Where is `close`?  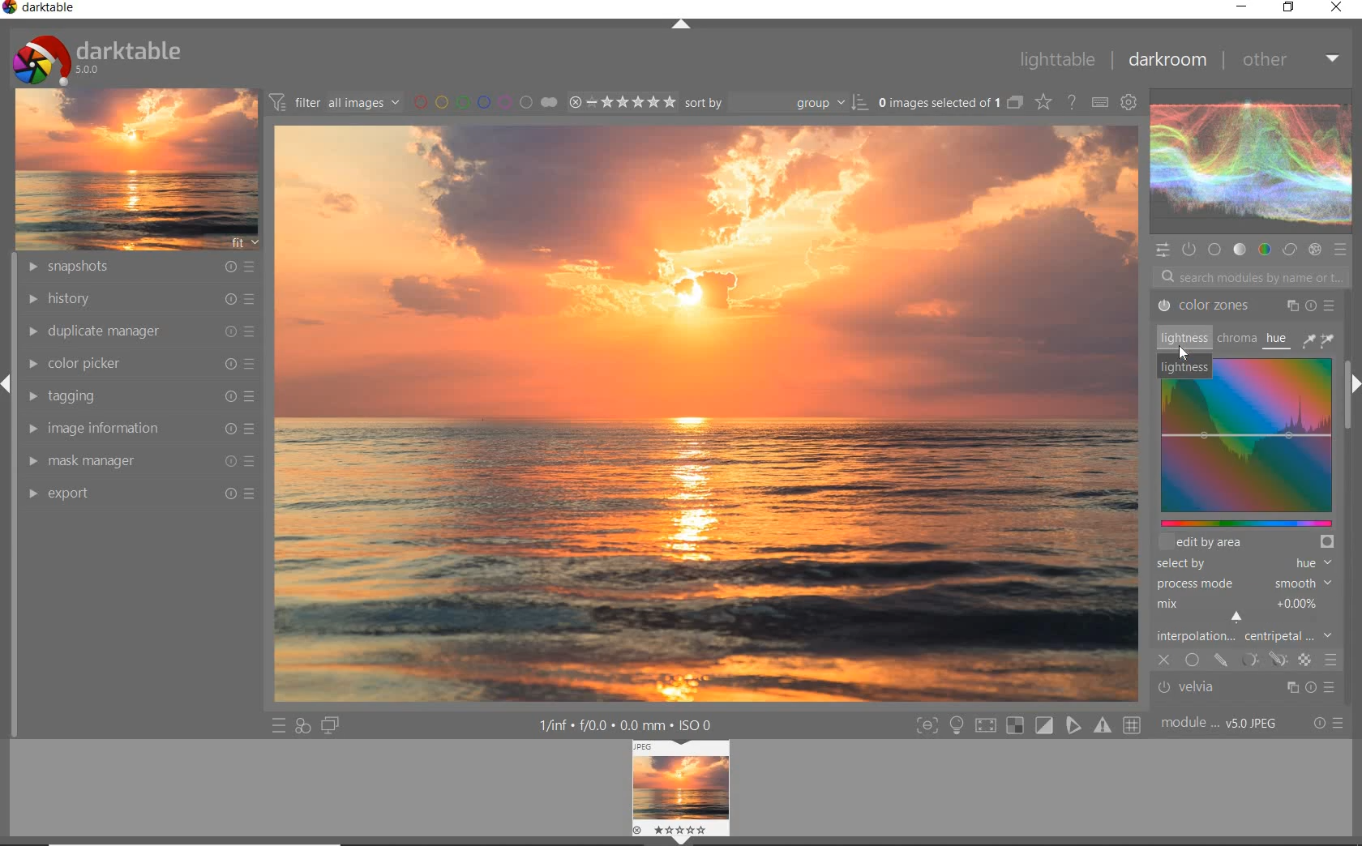
close is located at coordinates (1339, 9).